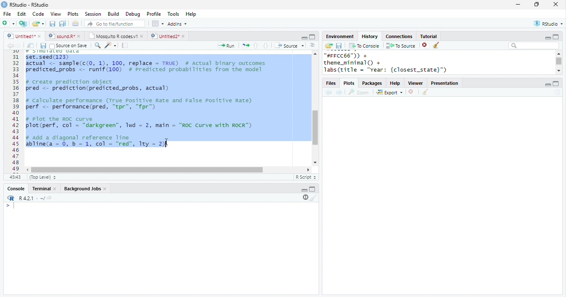  I want to click on Profile, so click(154, 14).